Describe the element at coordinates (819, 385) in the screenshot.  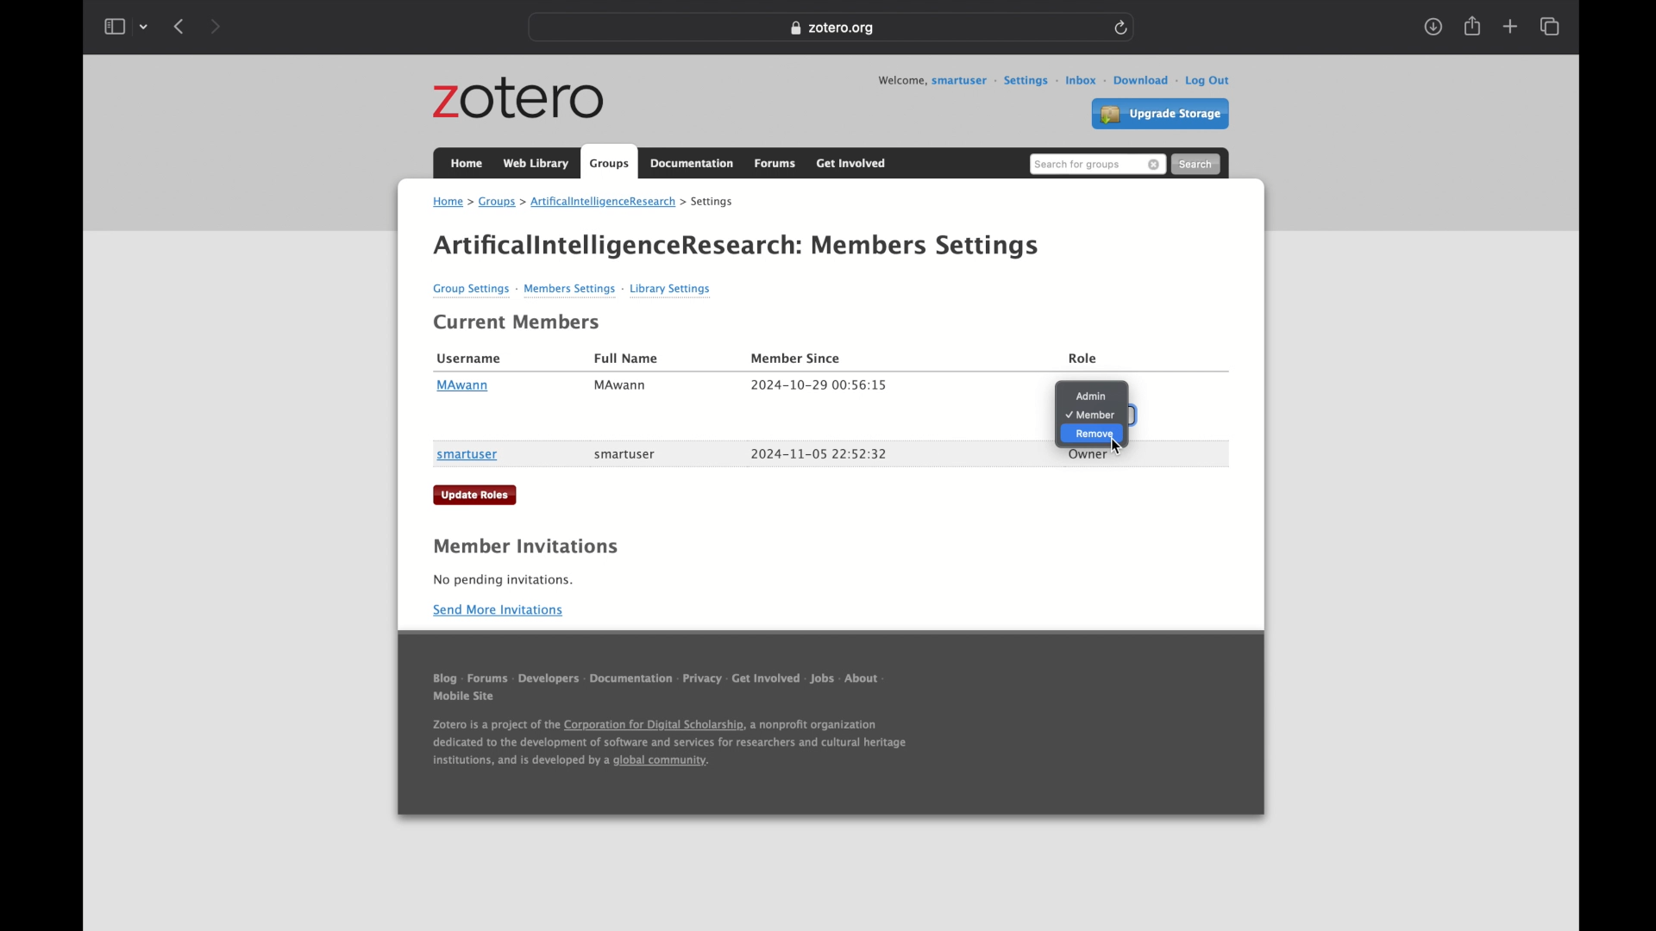
I see `member since date` at that location.